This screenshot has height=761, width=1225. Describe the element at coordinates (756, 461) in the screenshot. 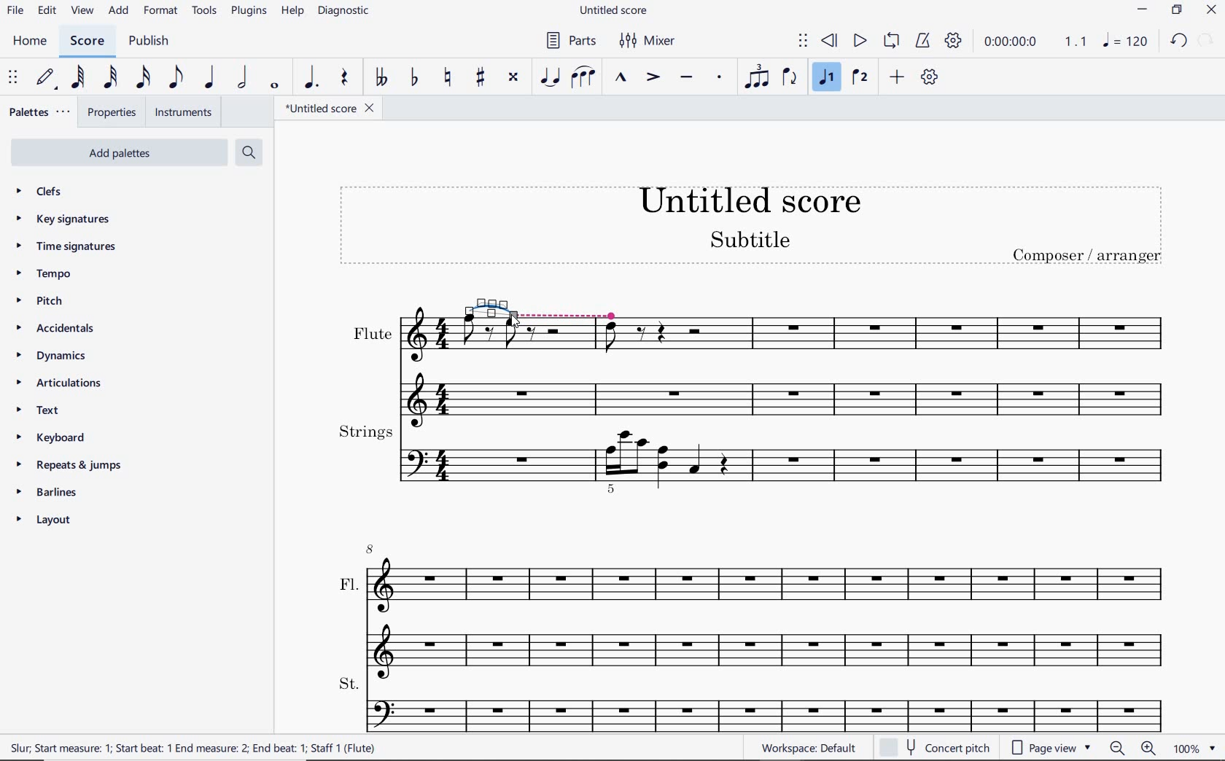

I see `Strings` at that location.